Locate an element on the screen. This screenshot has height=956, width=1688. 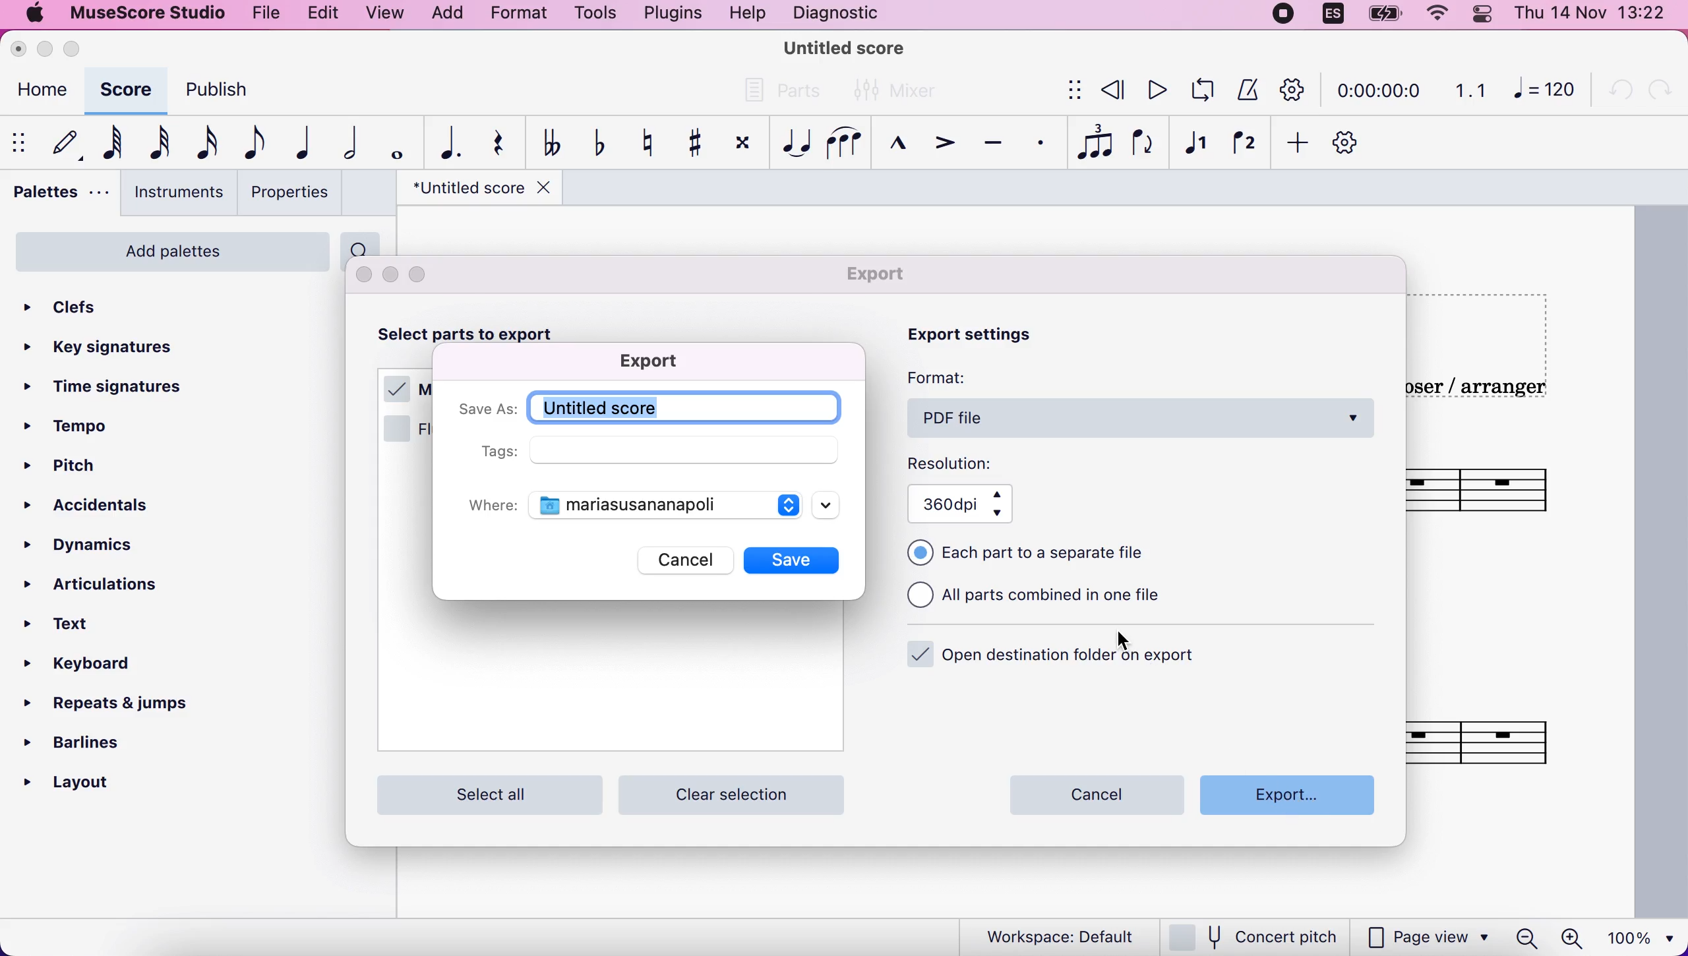
32nd note is located at coordinates (157, 142).